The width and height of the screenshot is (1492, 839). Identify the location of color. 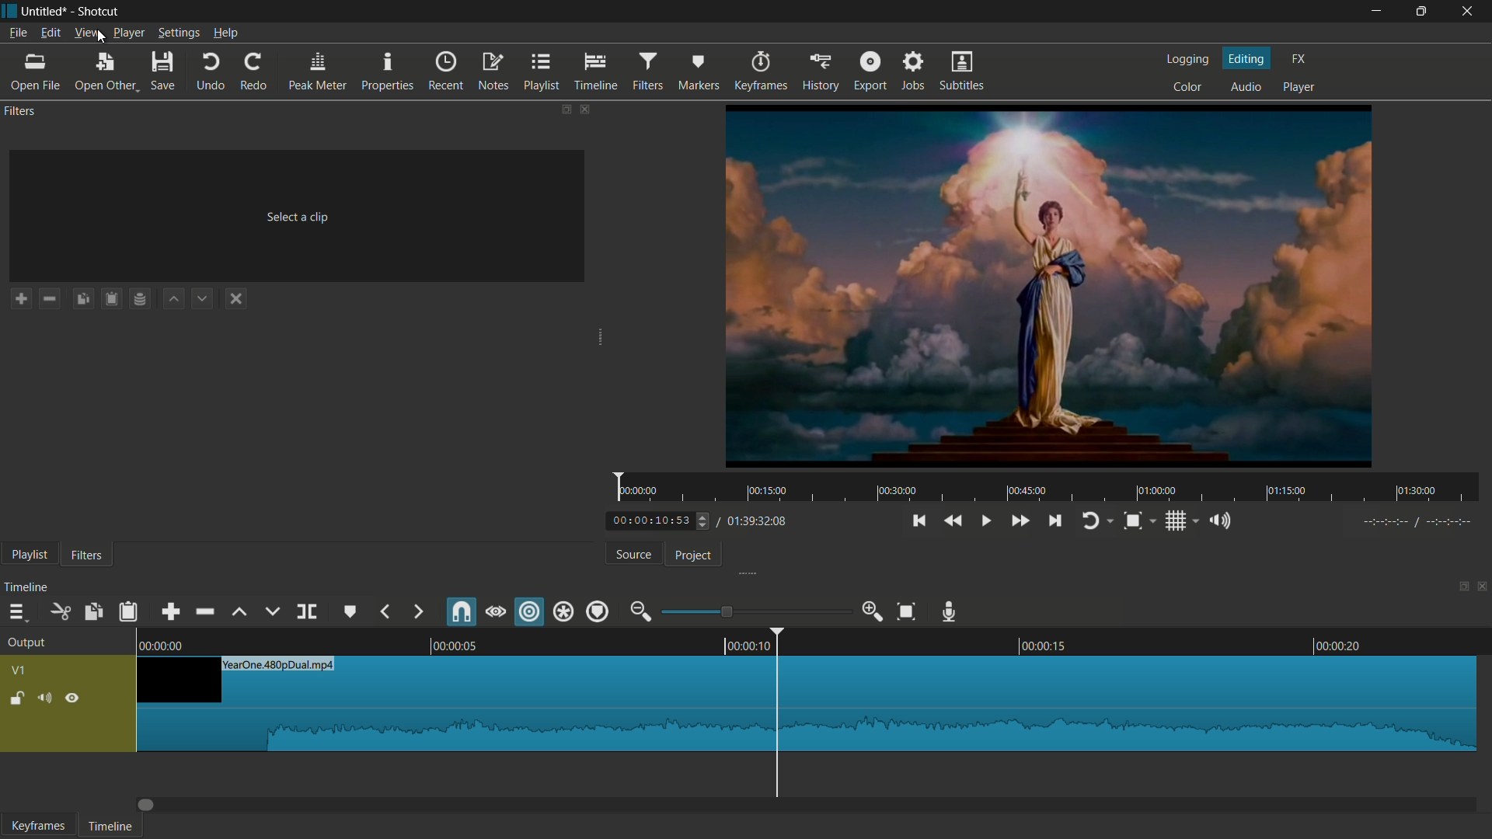
(1189, 85).